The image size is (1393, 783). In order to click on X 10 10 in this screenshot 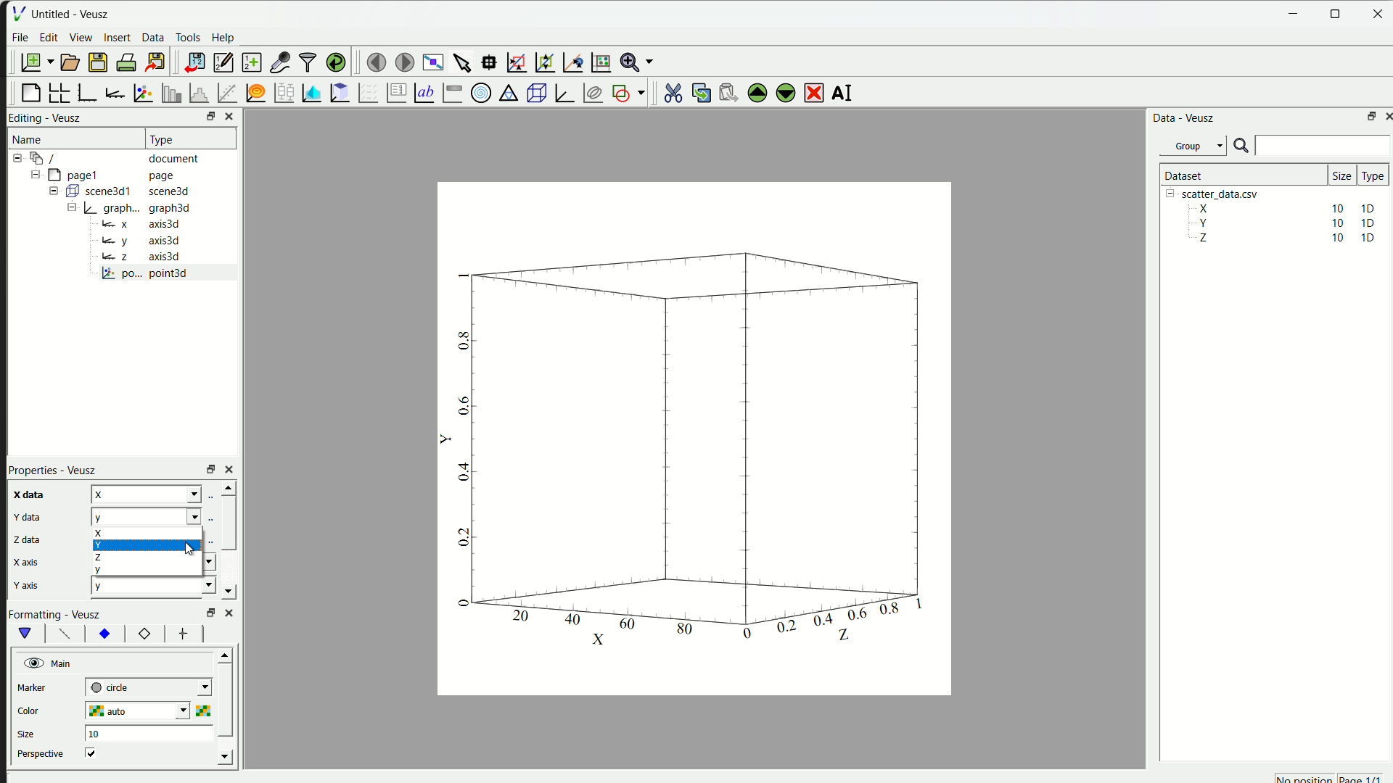, I will do `click(1281, 207)`.